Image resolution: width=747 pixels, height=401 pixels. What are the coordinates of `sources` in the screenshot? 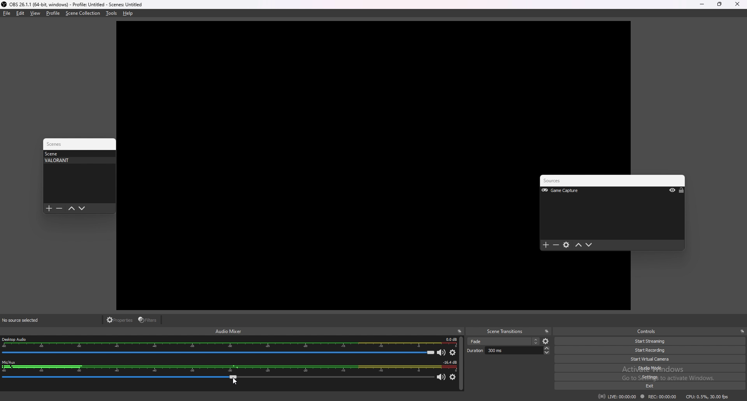 It's located at (562, 181).